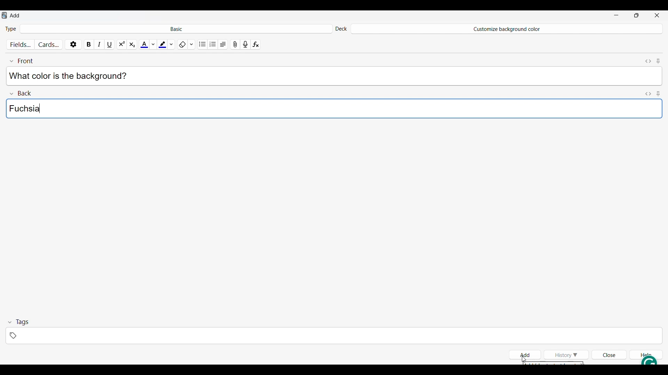 The height and width of the screenshot is (375, 668). I want to click on Toggle sticky, so click(658, 93).